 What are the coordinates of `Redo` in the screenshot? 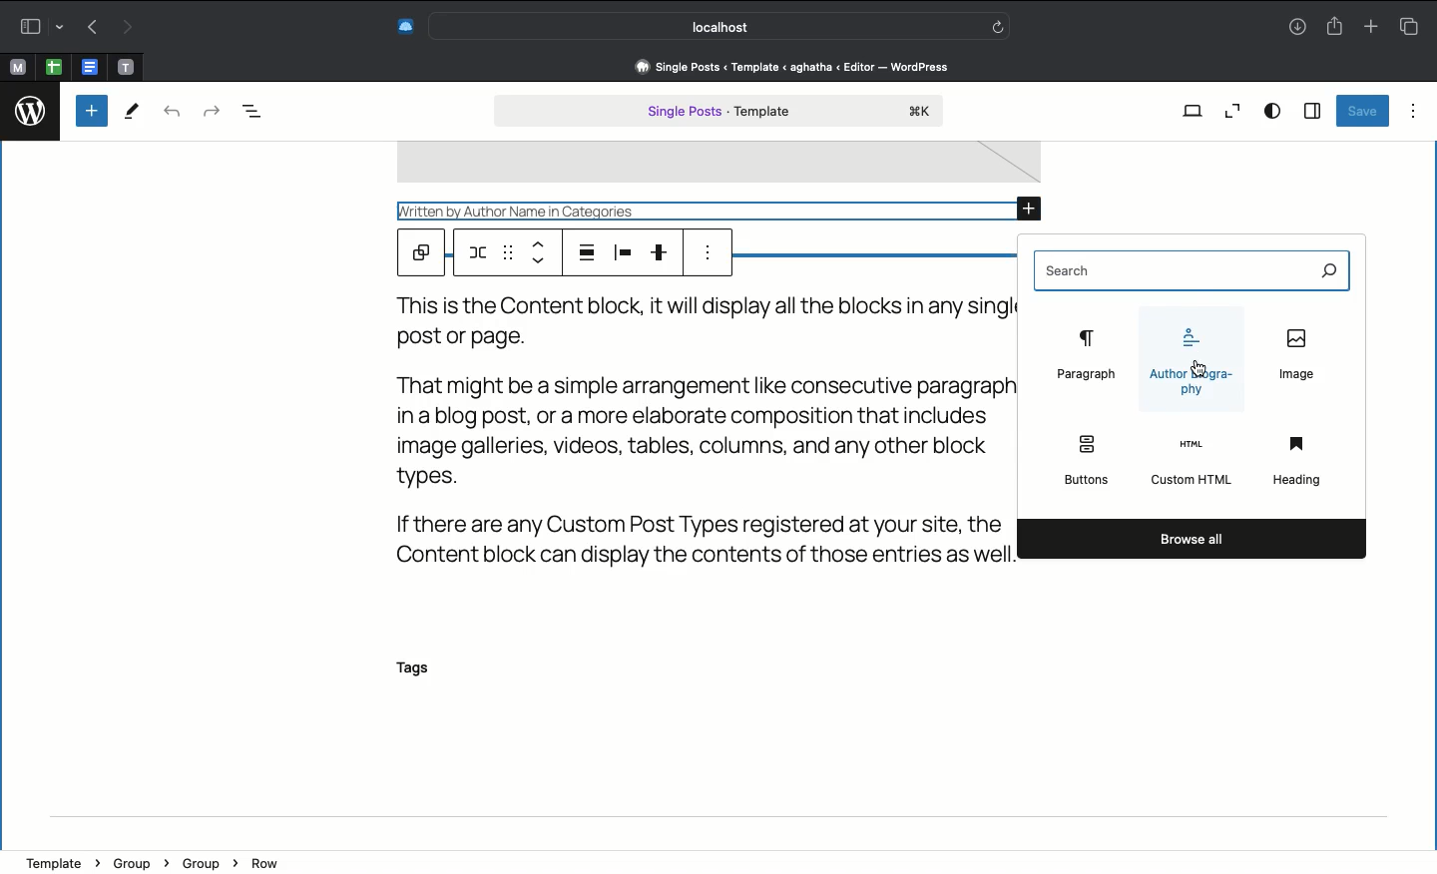 It's located at (210, 110).